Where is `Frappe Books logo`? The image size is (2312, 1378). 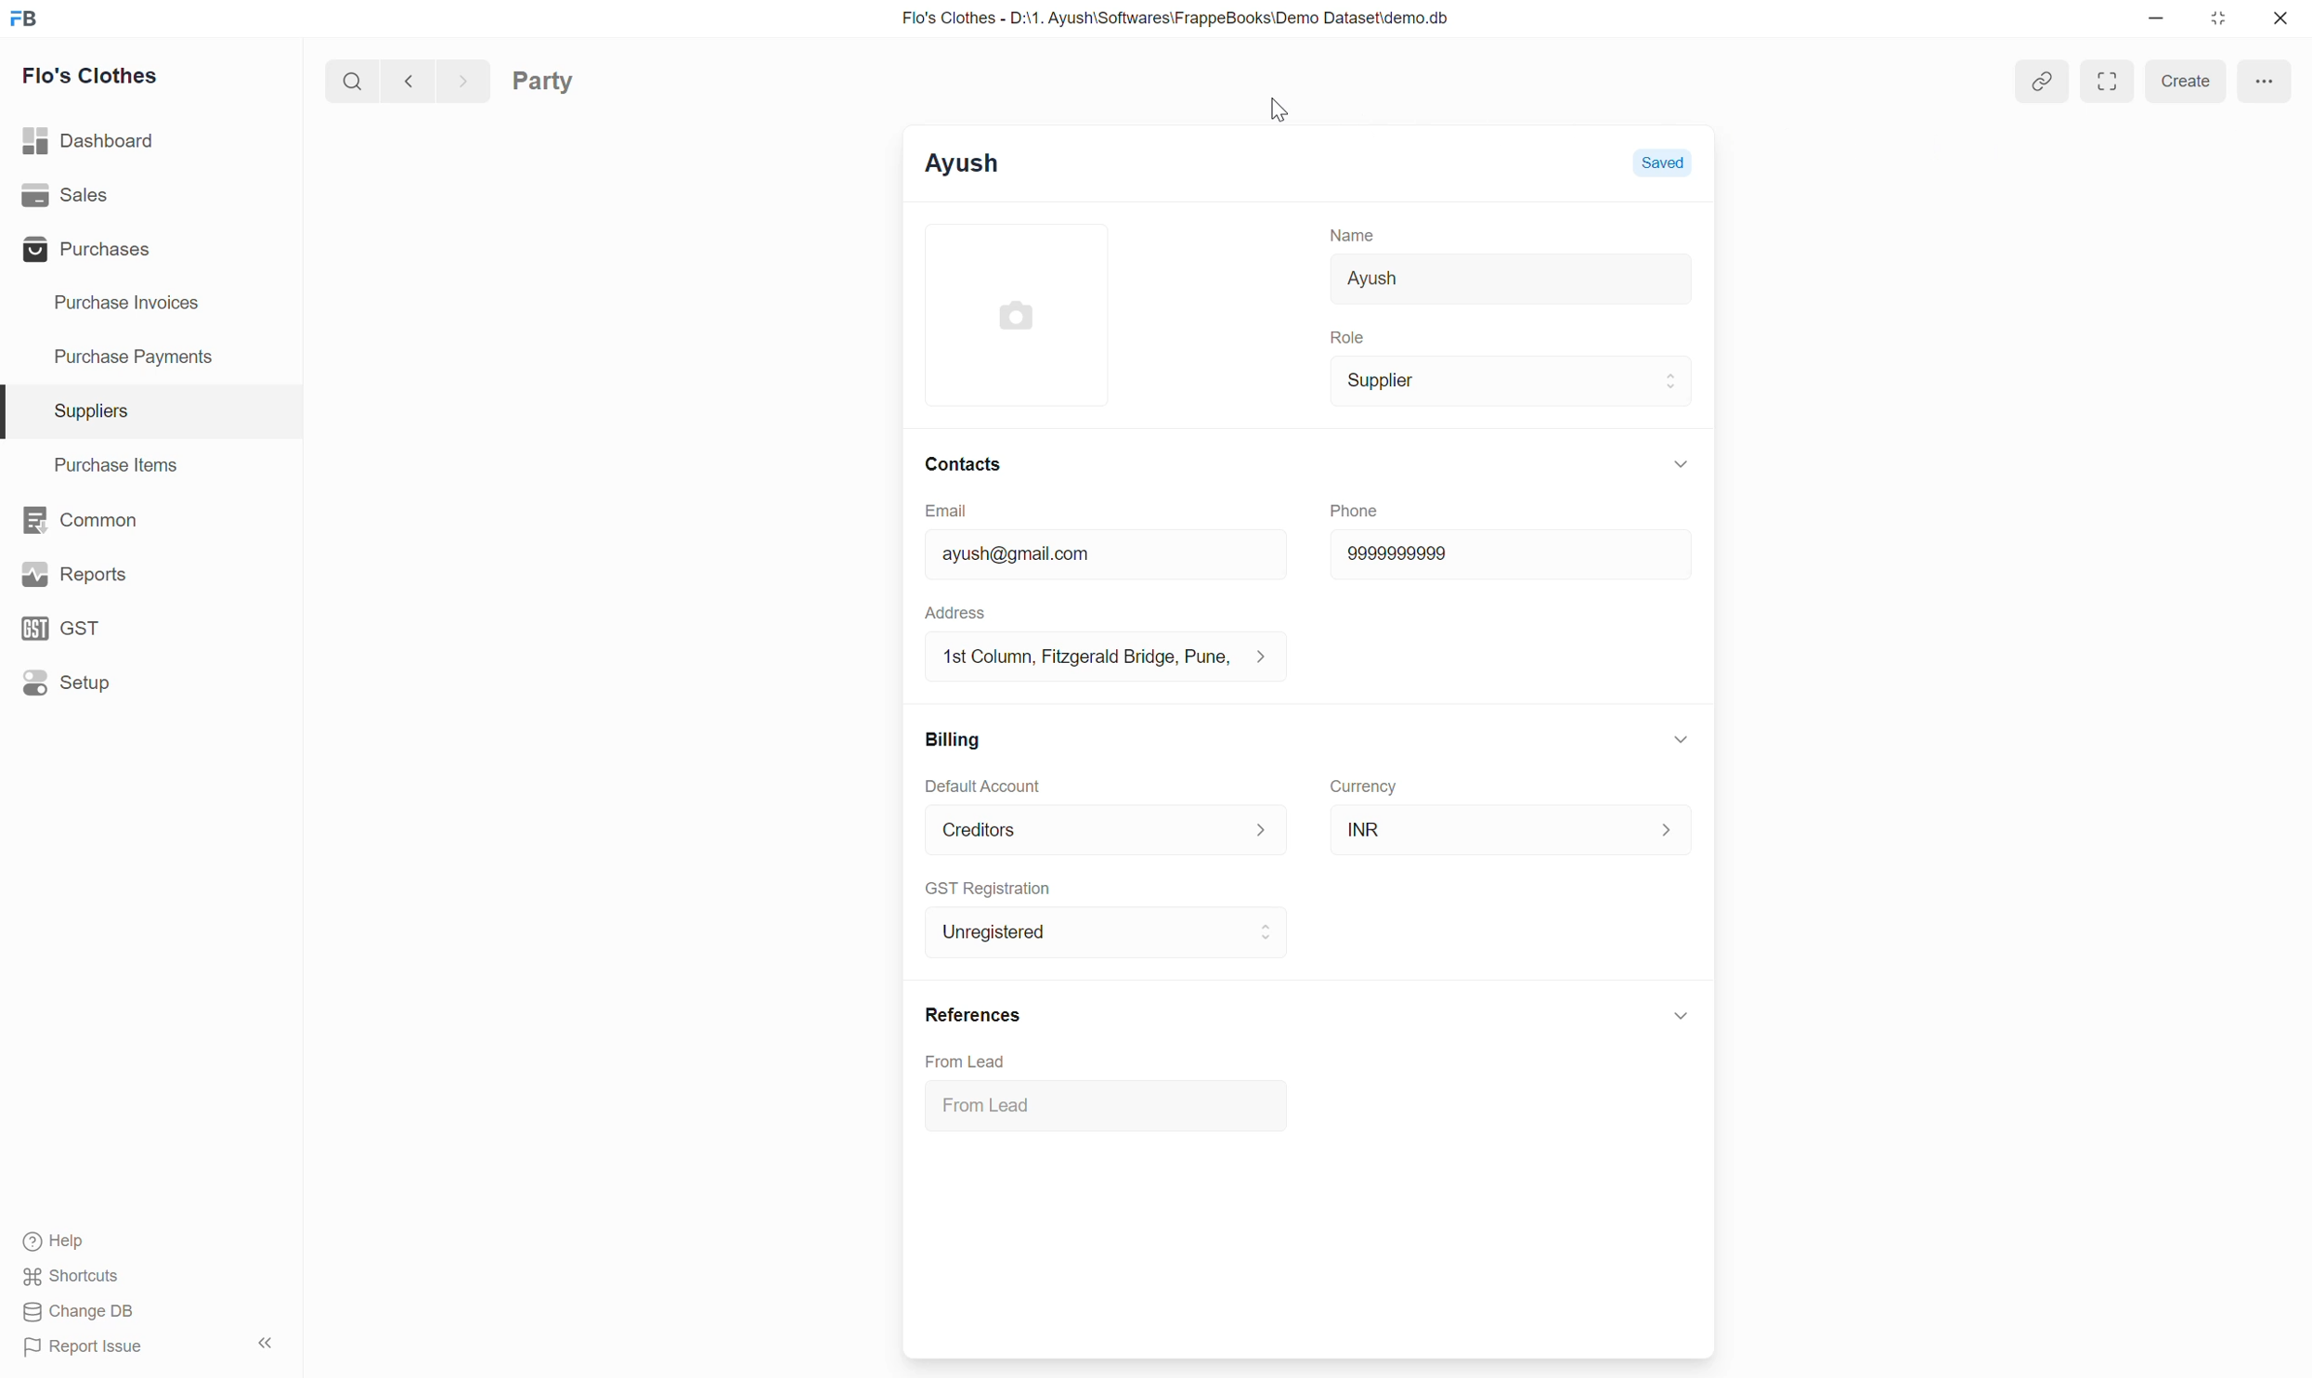 Frappe Books logo is located at coordinates (23, 19).